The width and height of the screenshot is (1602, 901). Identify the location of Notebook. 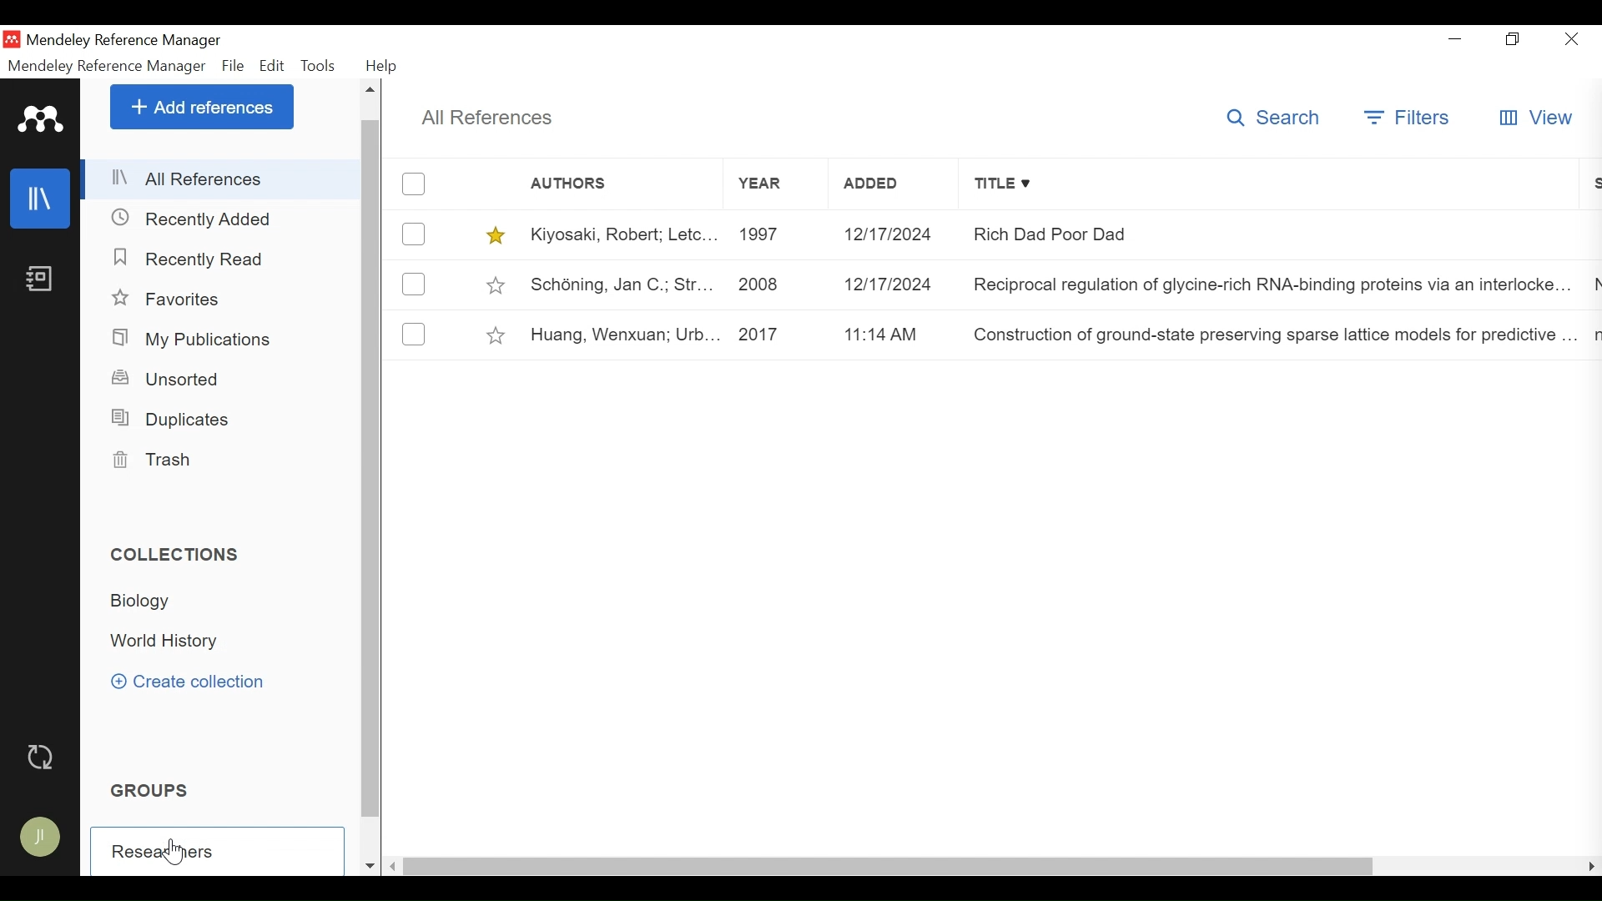
(41, 280).